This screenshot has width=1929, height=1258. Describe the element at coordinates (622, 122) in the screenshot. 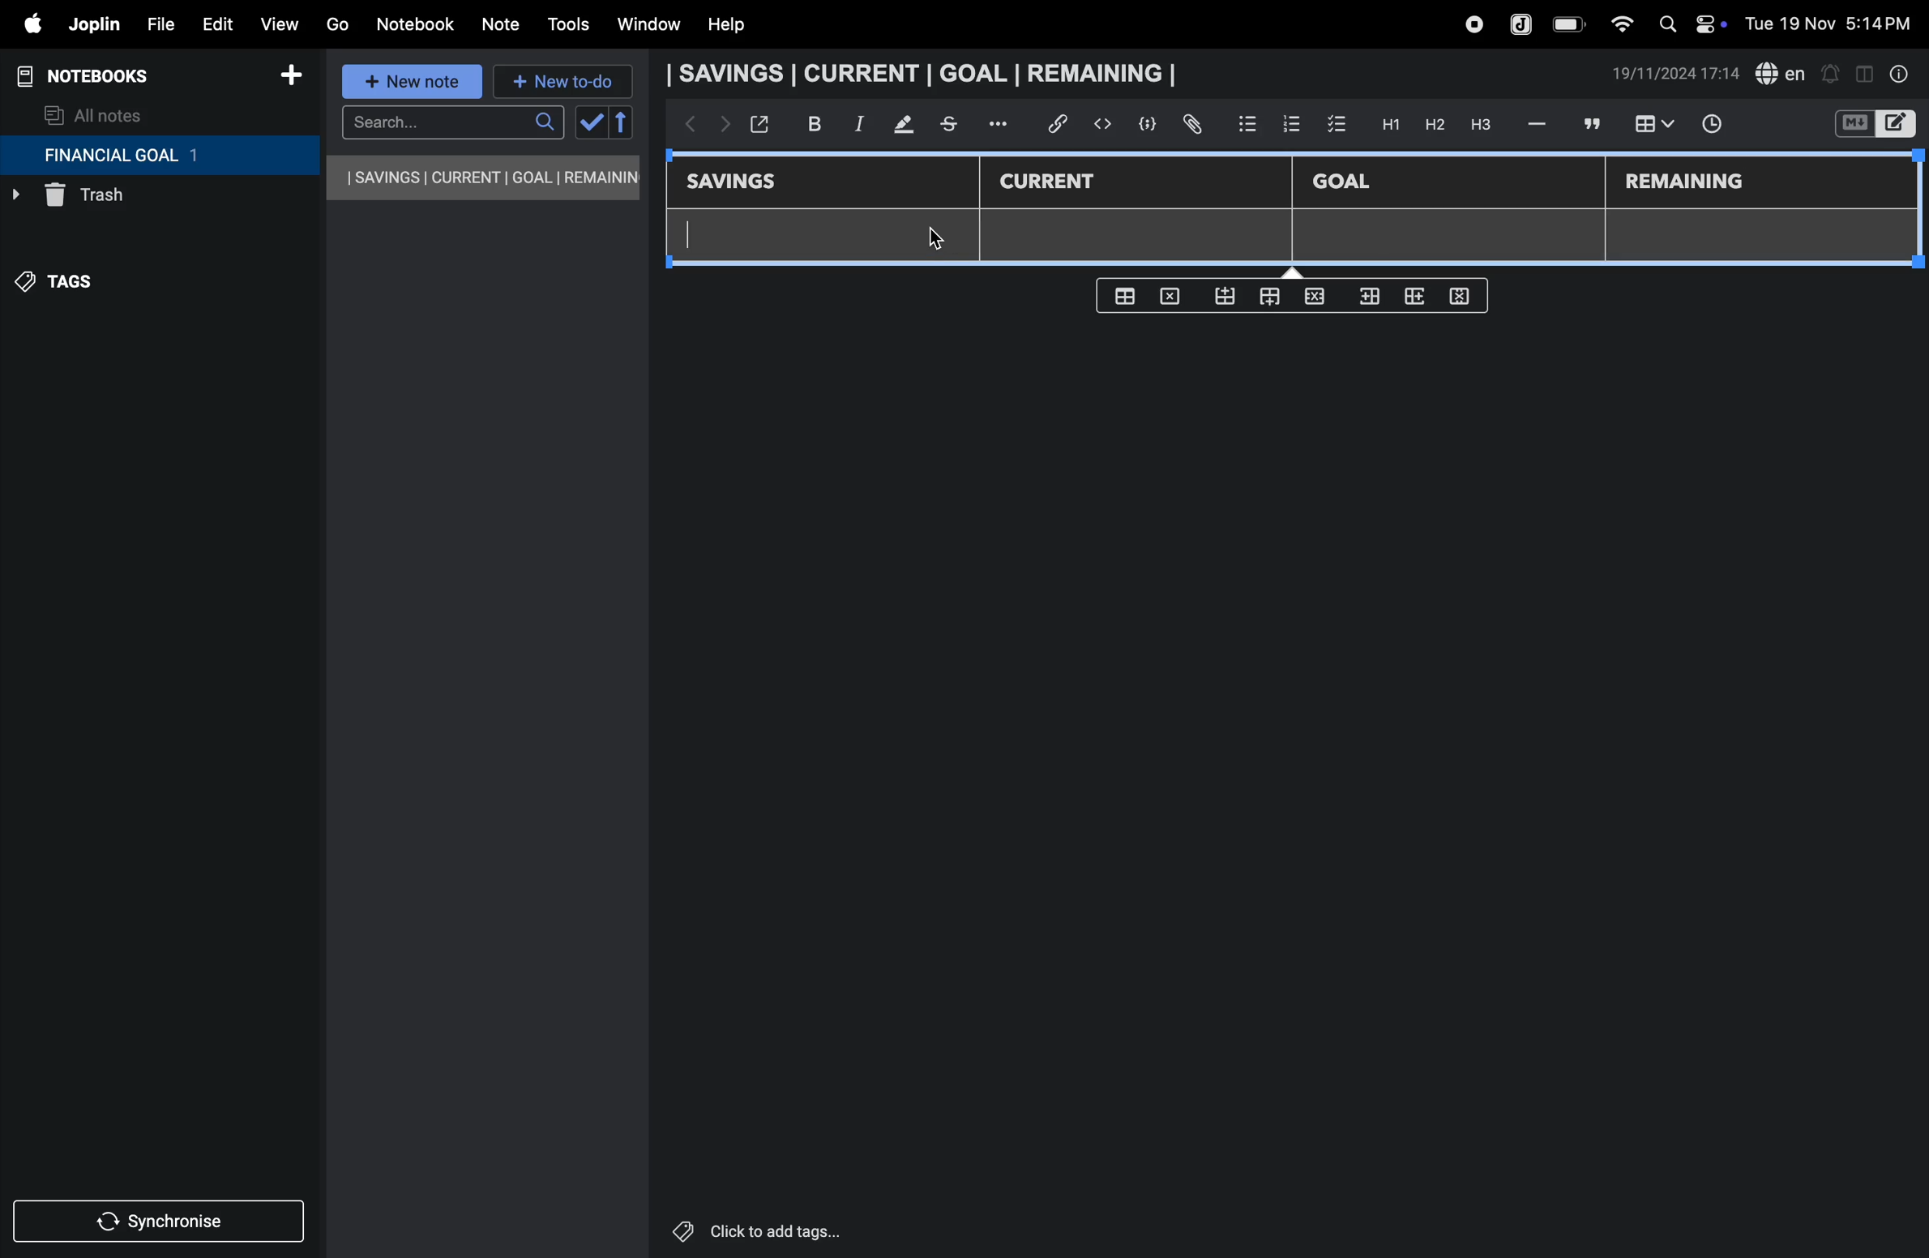

I see `reverse sort order` at that location.